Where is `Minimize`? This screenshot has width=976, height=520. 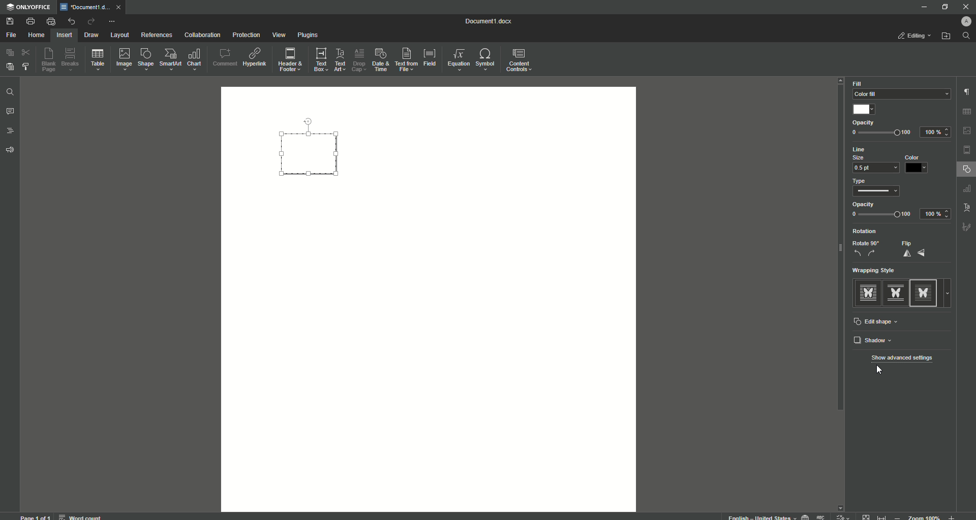
Minimize is located at coordinates (921, 7).